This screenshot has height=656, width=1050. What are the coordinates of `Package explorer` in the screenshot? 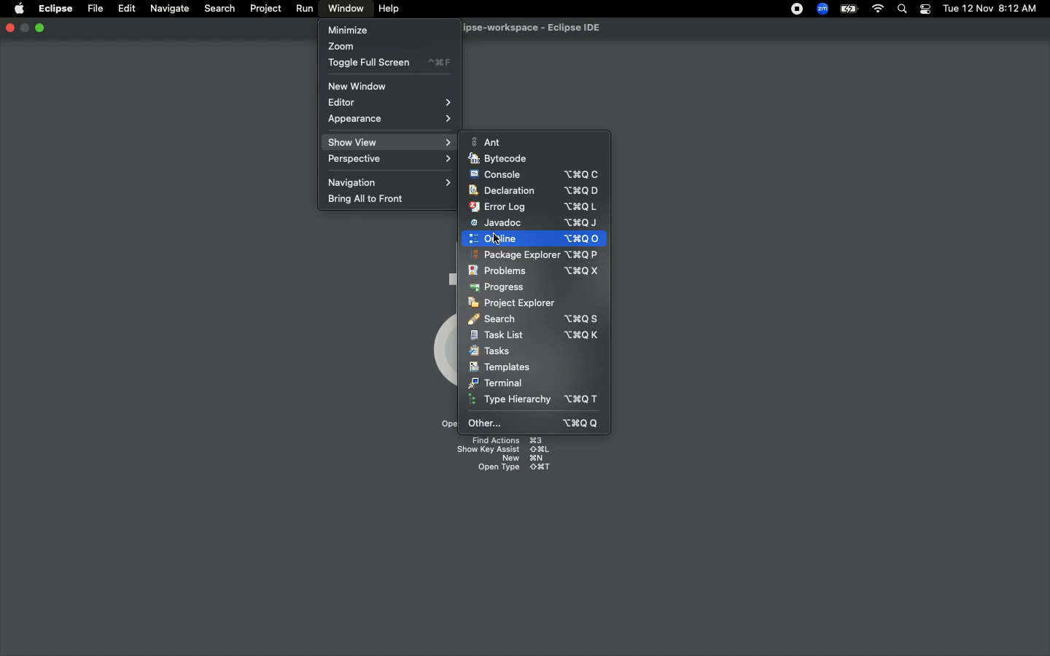 It's located at (531, 254).